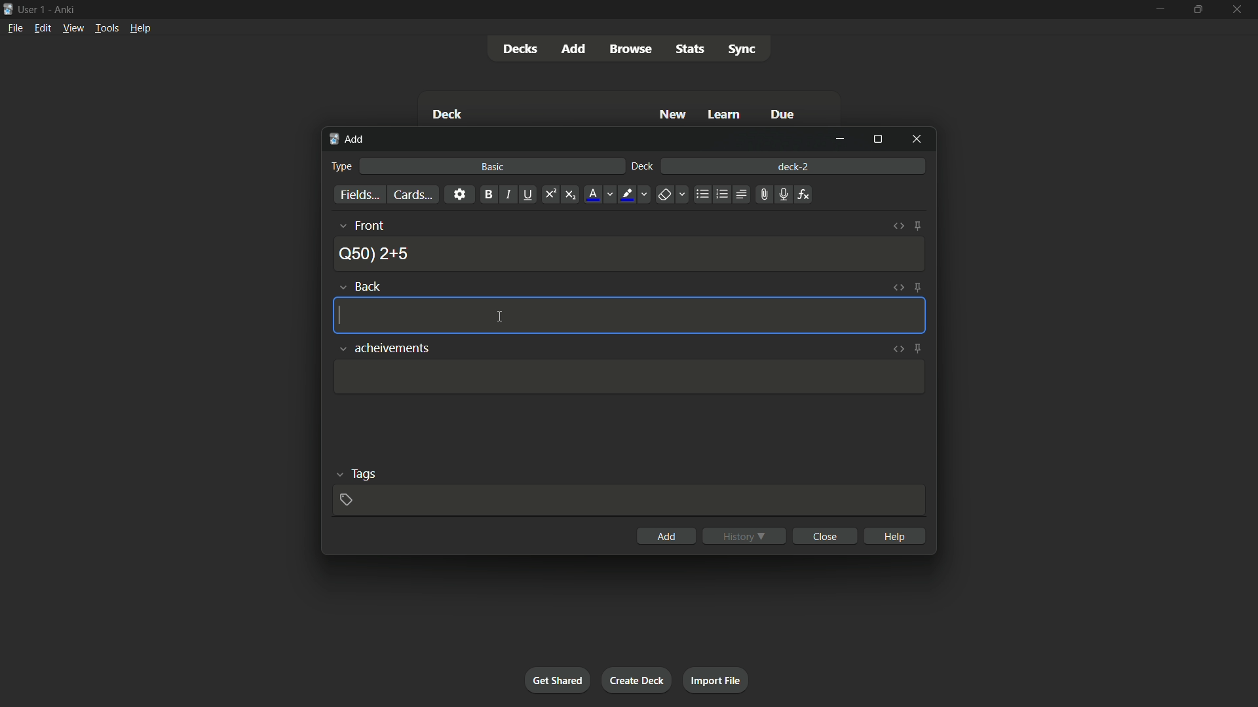 The image size is (1258, 707). Describe the element at coordinates (42, 28) in the screenshot. I see `edit menu` at that location.